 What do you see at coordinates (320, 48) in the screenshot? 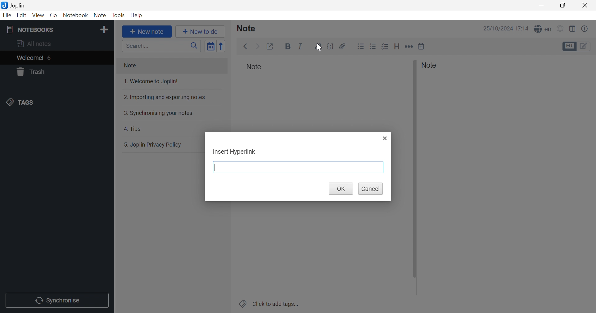
I see `cursor` at bounding box center [320, 48].